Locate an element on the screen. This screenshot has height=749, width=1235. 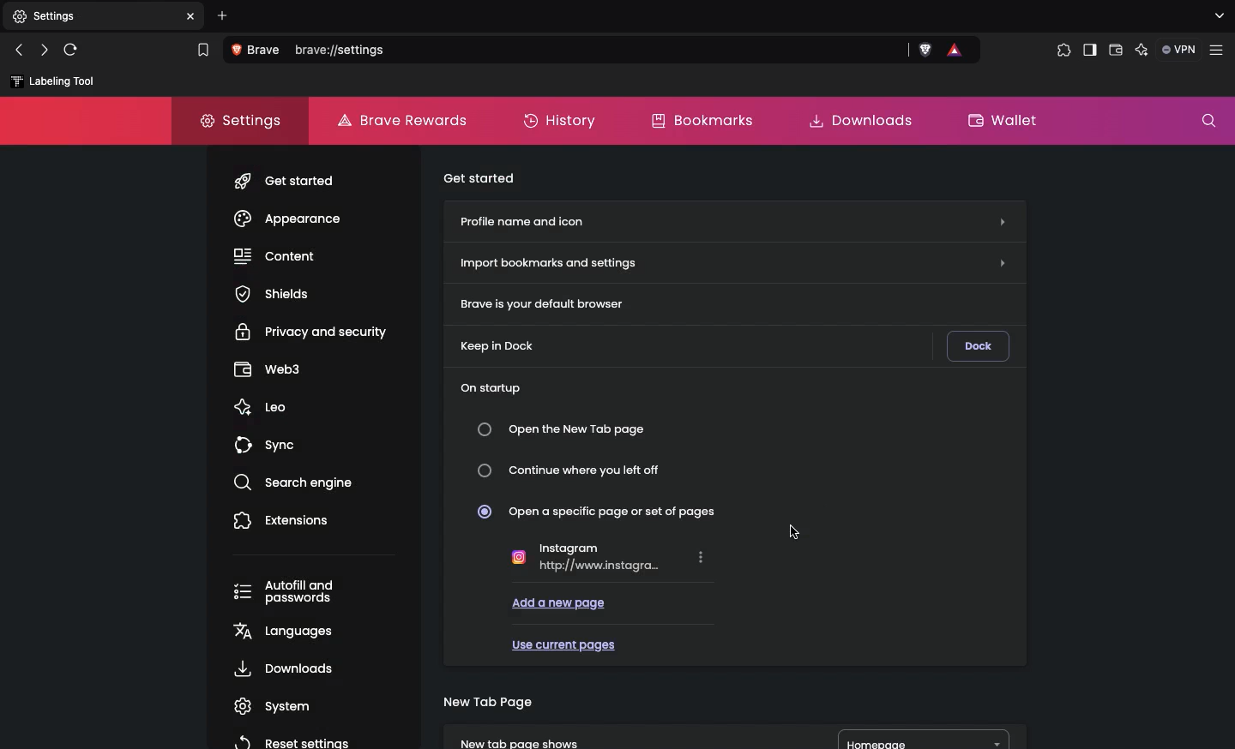
Downloads is located at coordinates (280, 668).